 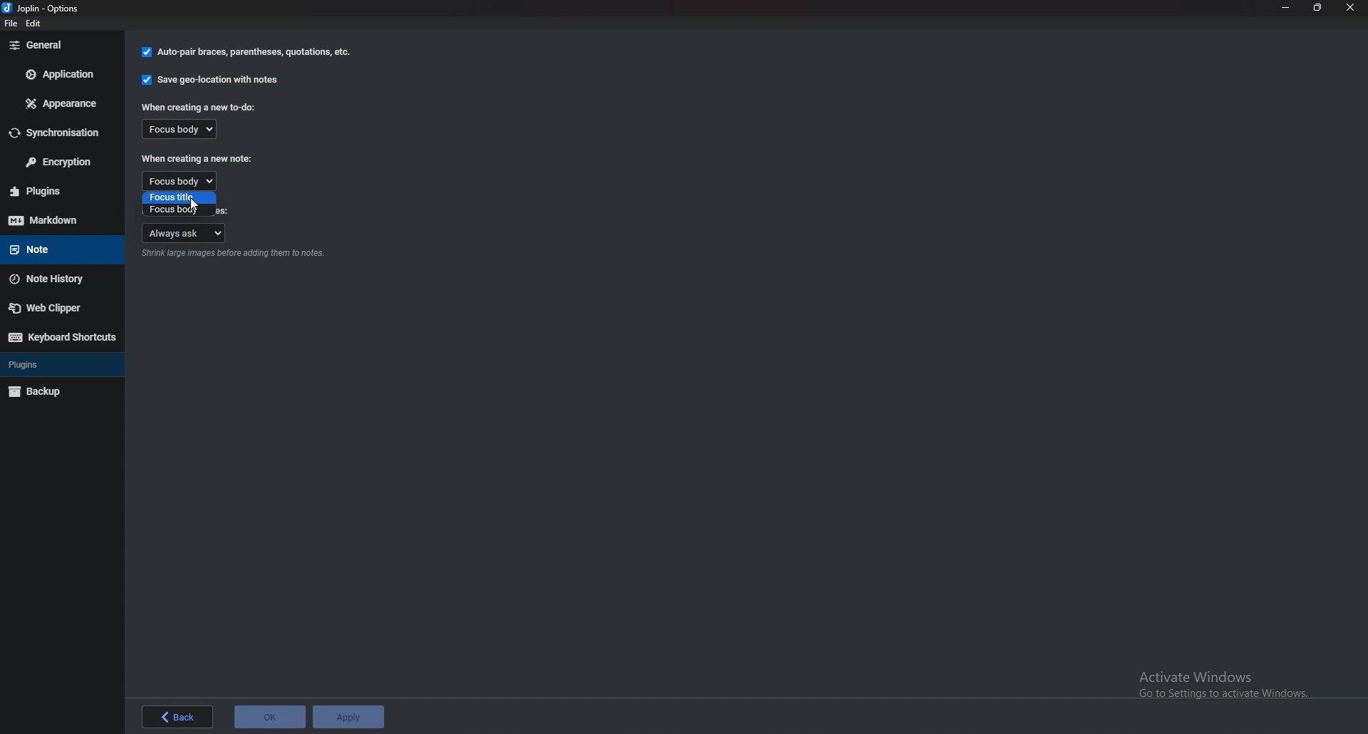 I want to click on edit, so click(x=36, y=25).